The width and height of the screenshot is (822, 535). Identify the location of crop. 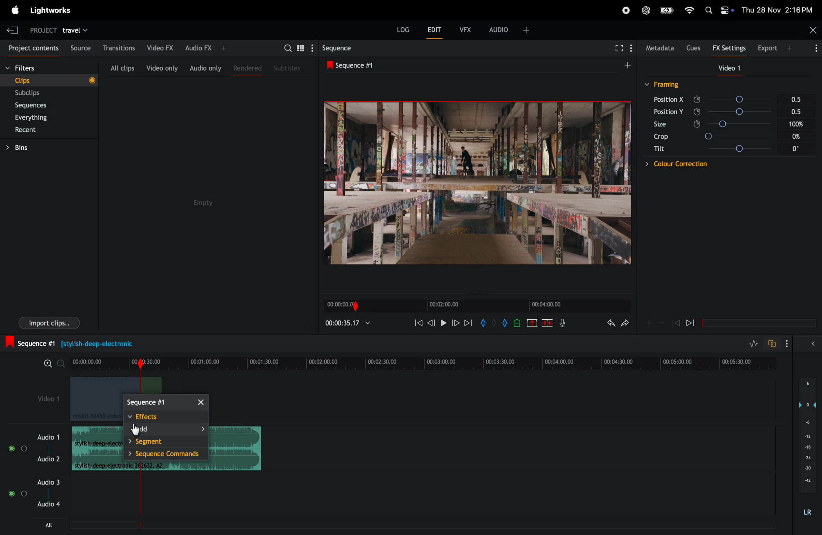
(660, 138).